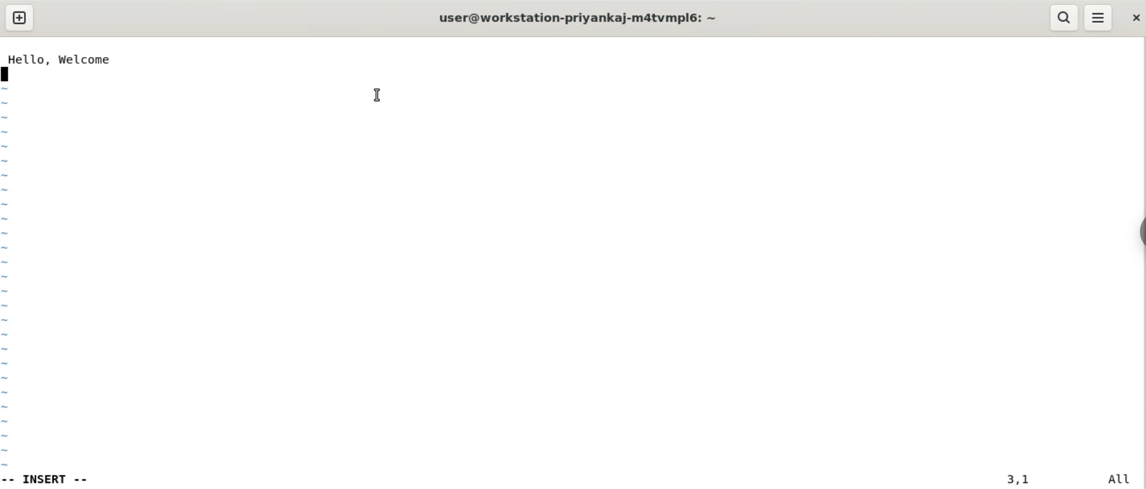 This screenshot has height=489, width=1146. What do you see at coordinates (19, 18) in the screenshot?
I see `new tab` at bounding box center [19, 18].